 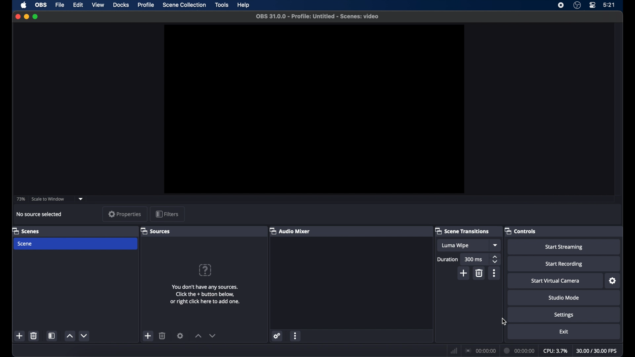 What do you see at coordinates (495, 259) in the screenshot?
I see `stepper buttons` at bounding box center [495, 259].